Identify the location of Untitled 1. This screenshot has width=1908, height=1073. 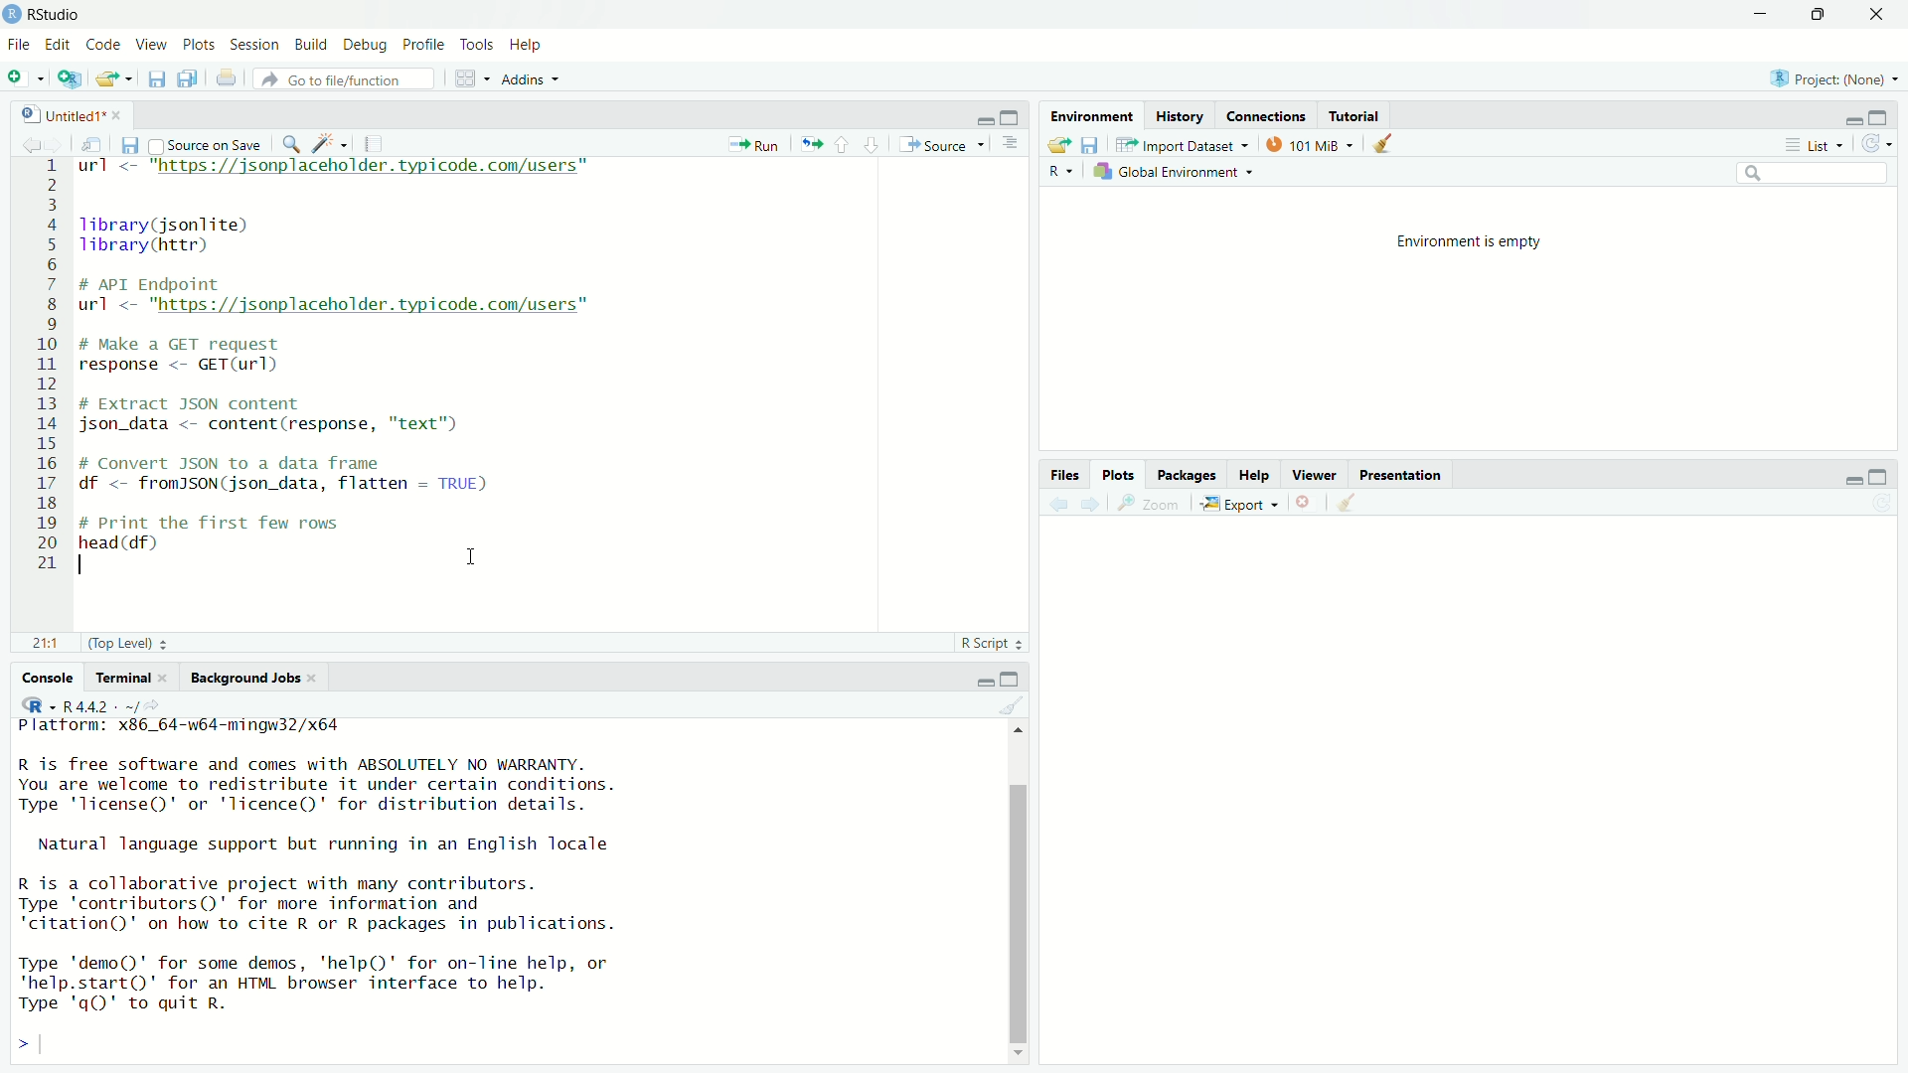
(73, 115).